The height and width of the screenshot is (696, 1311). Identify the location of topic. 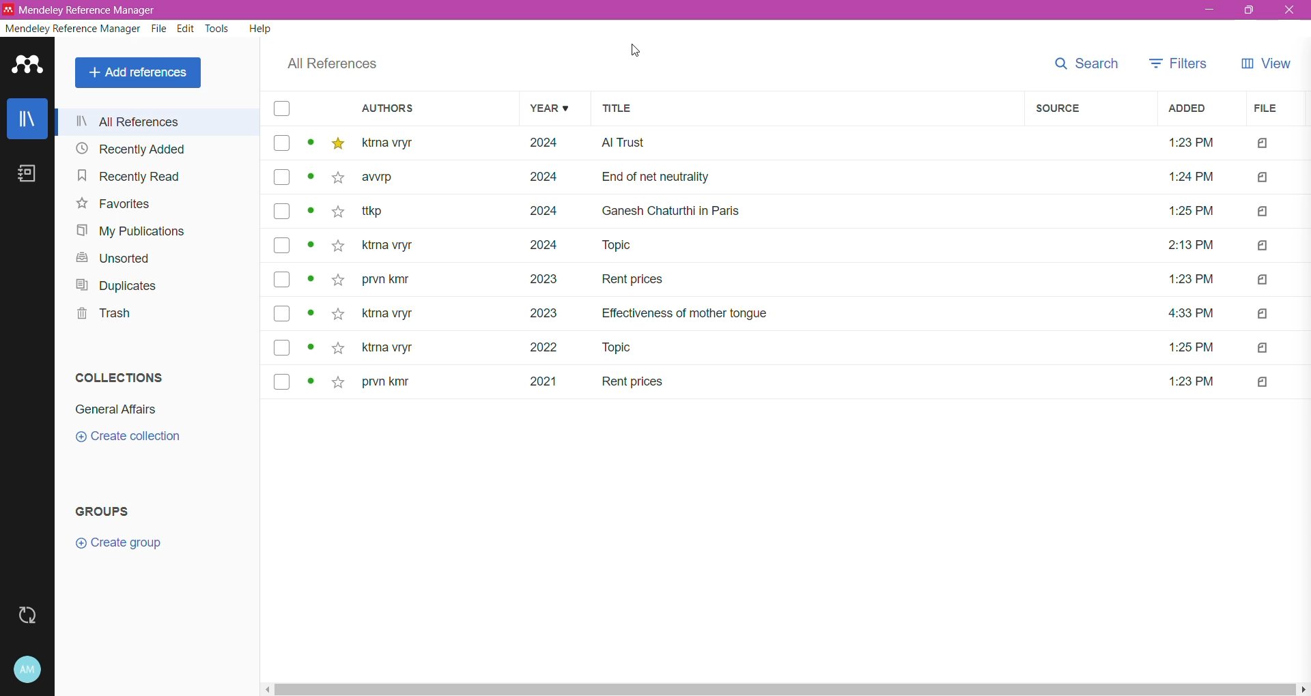
(622, 347).